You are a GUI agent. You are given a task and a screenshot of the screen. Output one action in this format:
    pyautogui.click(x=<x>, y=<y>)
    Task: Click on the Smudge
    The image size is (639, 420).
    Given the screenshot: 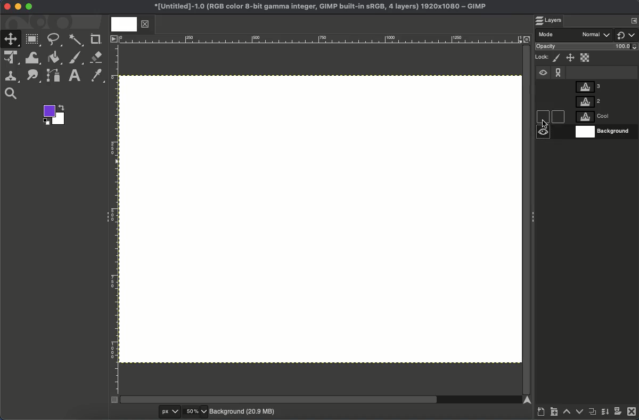 What is the action you would take?
    pyautogui.click(x=32, y=76)
    